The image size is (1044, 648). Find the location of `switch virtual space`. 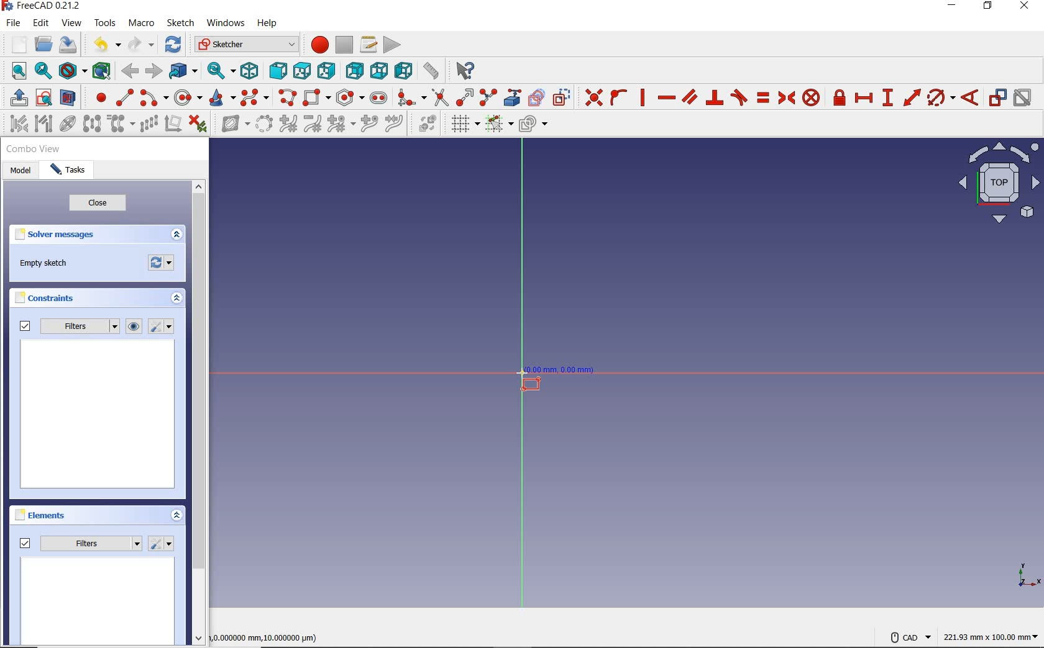

switch virtual space is located at coordinates (425, 126).